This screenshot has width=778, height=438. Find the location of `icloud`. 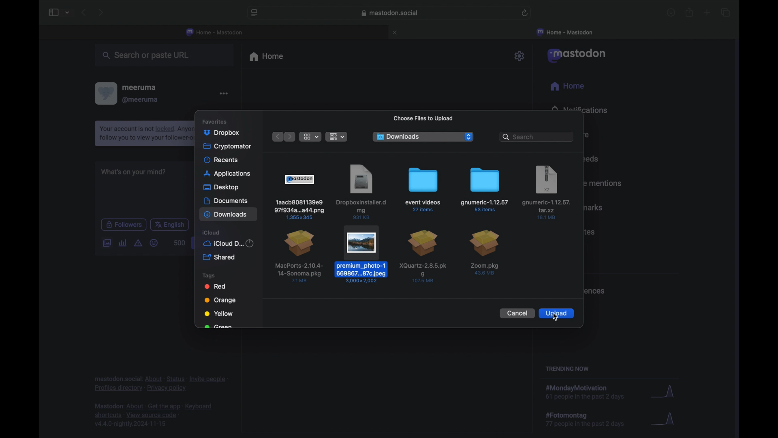

icloud is located at coordinates (212, 232).